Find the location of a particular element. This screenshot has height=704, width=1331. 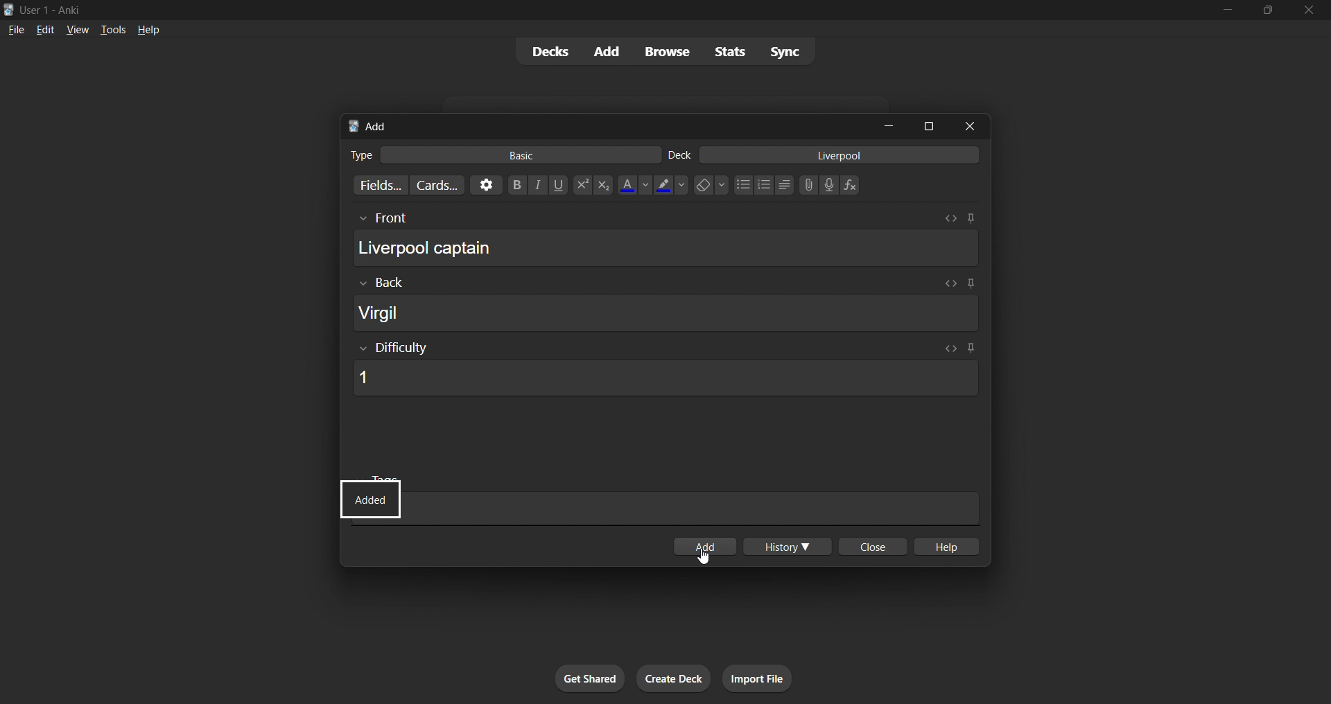

view is located at coordinates (78, 29).